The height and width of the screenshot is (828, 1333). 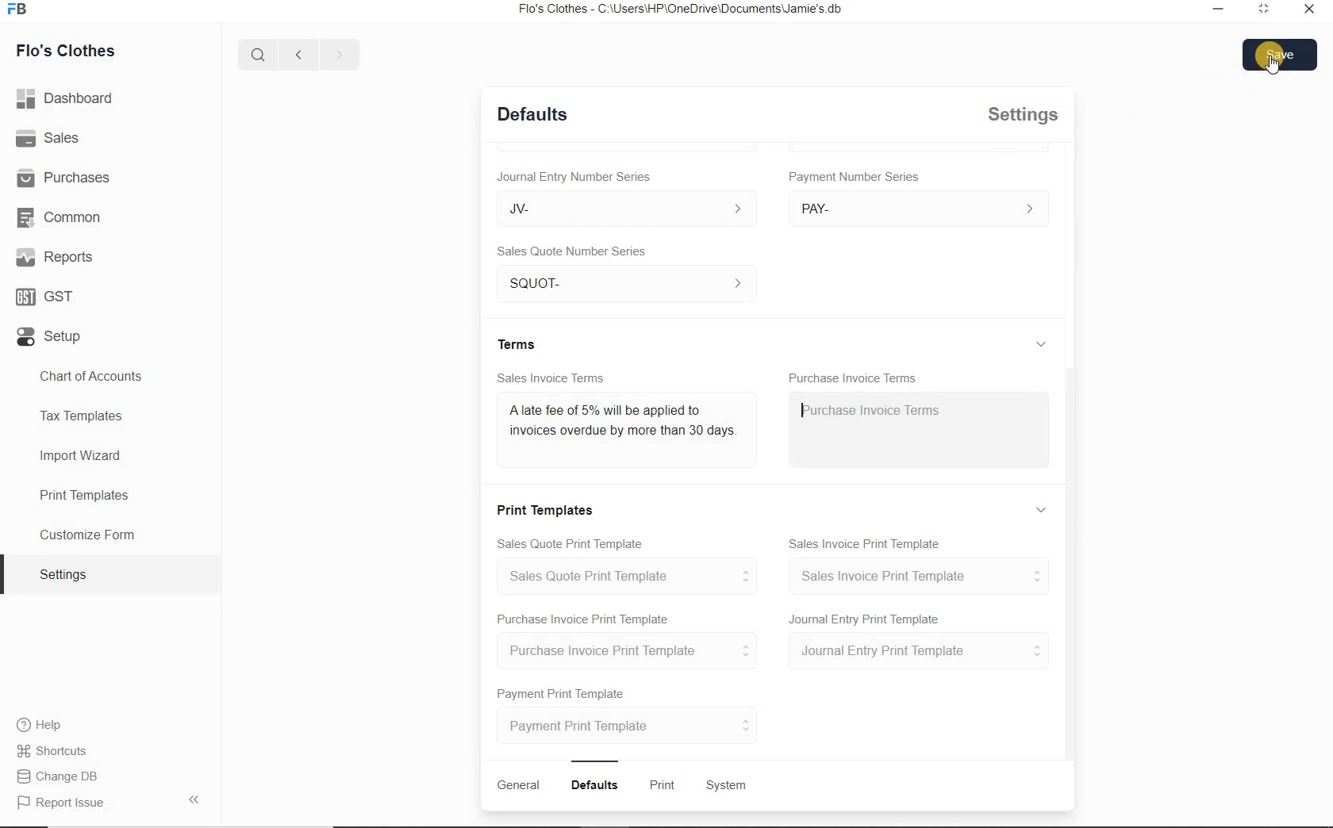 What do you see at coordinates (52, 140) in the screenshot?
I see `Sales` at bounding box center [52, 140].